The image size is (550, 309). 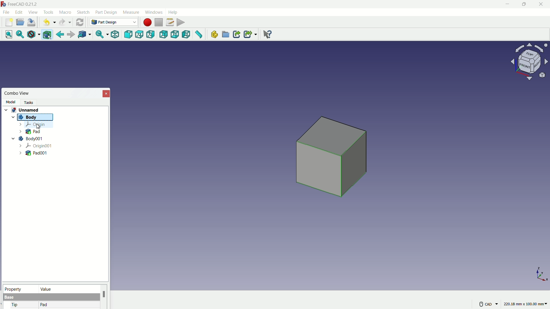 What do you see at coordinates (181, 22) in the screenshot?
I see `execute macros` at bounding box center [181, 22].